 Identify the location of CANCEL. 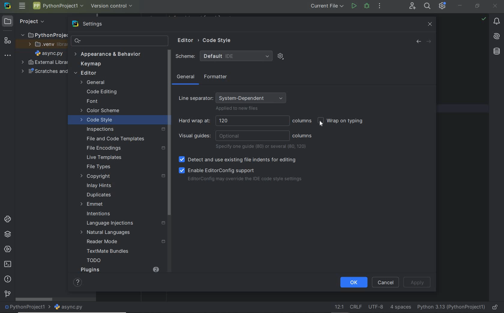
(386, 282).